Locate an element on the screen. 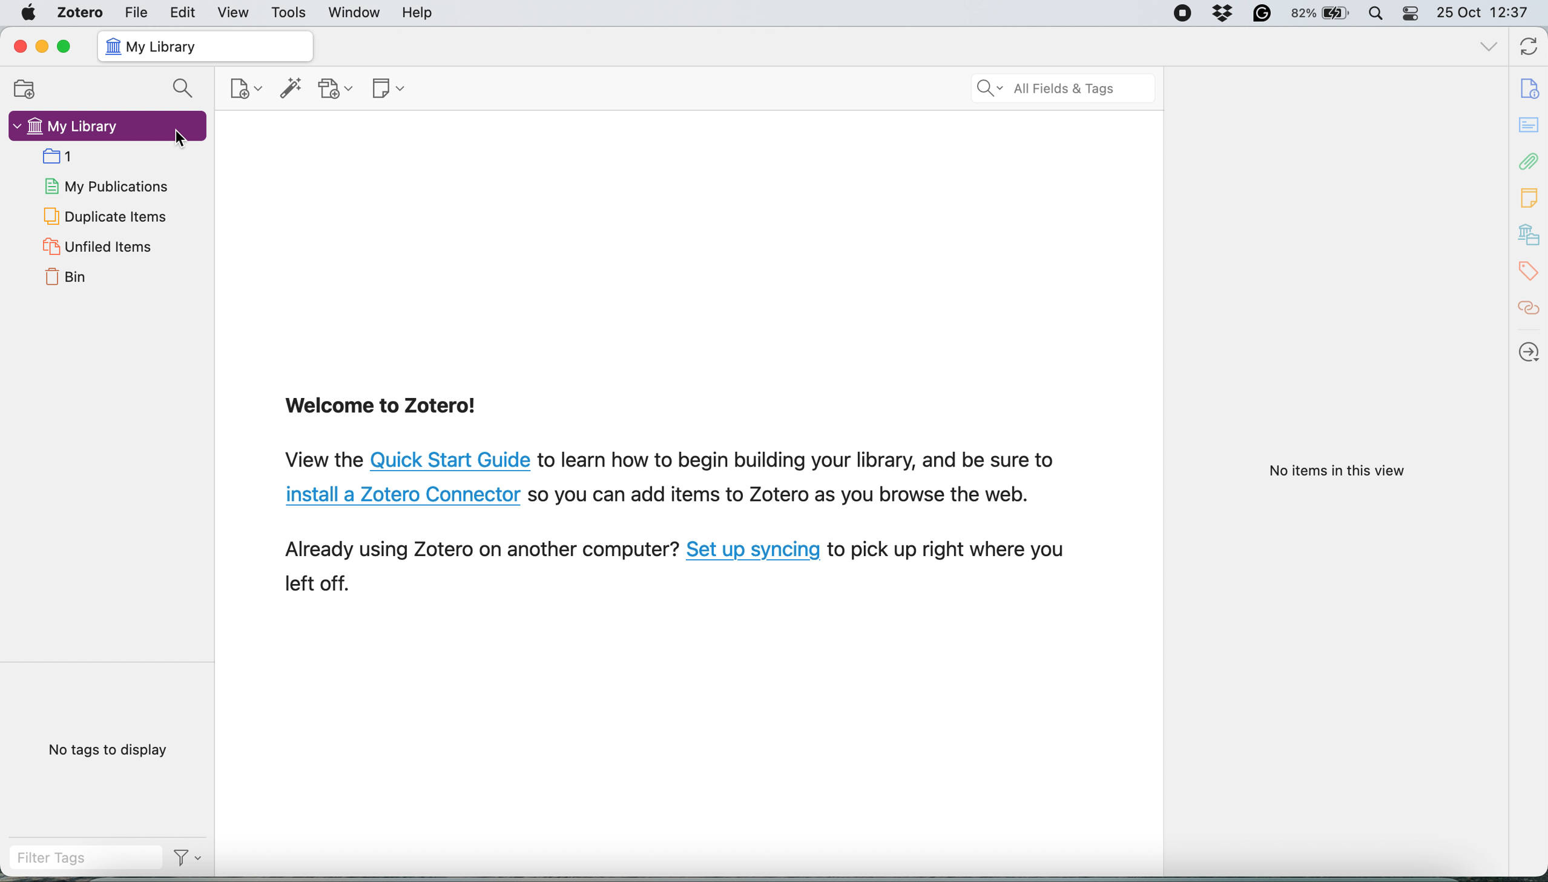 This screenshot has width=1548, height=882. my library is located at coordinates (1530, 233).